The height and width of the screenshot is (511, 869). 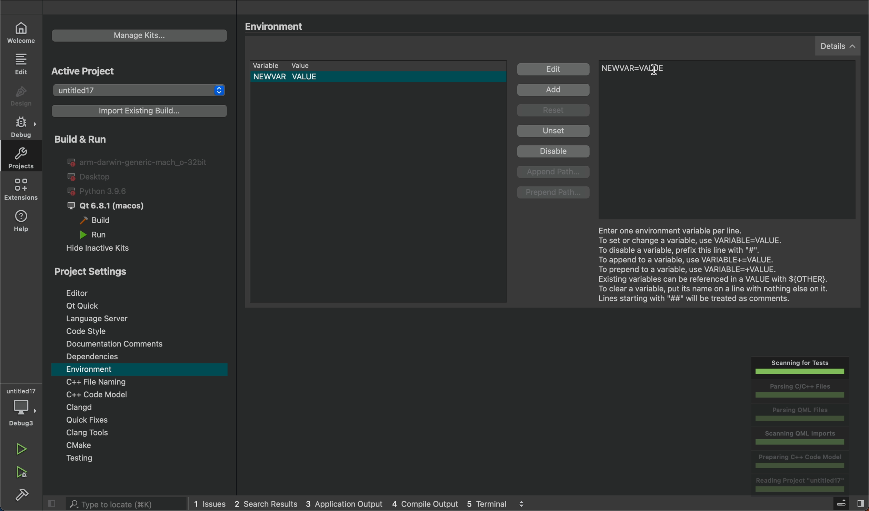 What do you see at coordinates (658, 70) in the screenshot?
I see `before type` at bounding box center [658, 70].